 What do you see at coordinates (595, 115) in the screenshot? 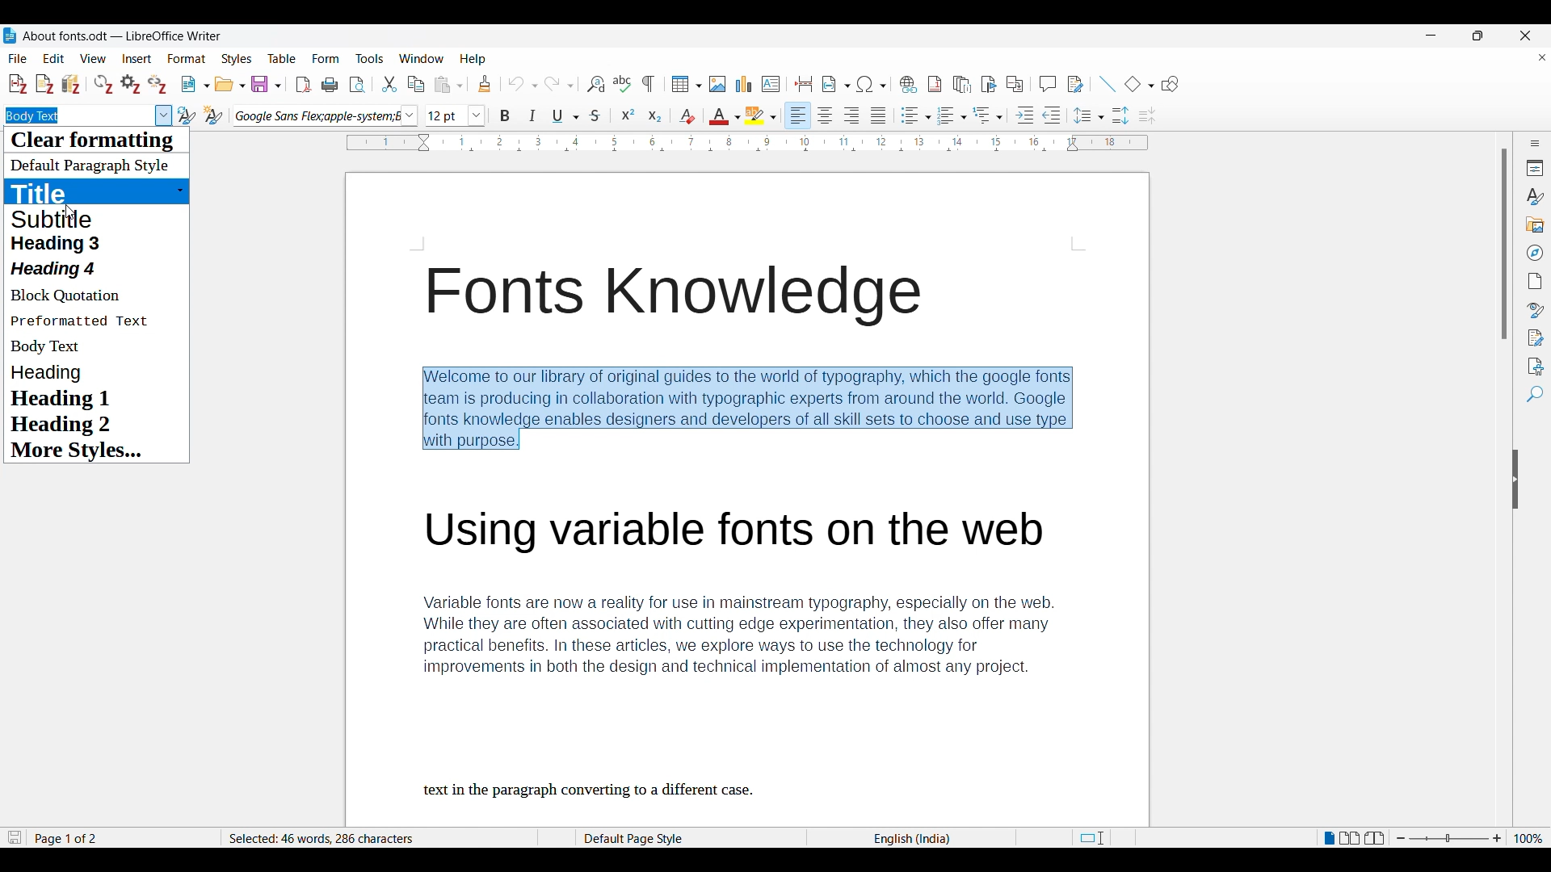
I see `Strike through ` at bounding box center [595, 115].